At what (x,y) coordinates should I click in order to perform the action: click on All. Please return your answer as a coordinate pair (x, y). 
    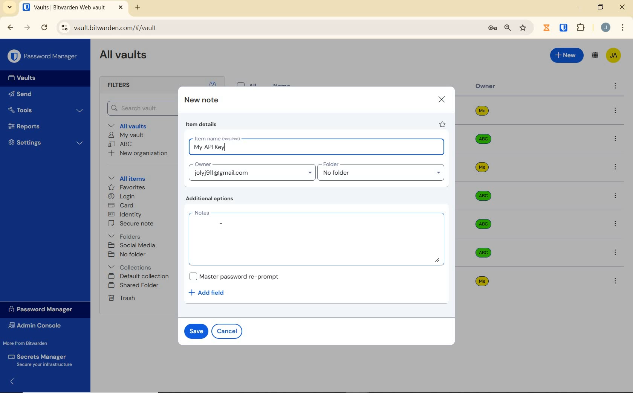
    Looking at the image, I should click on (248, 83).